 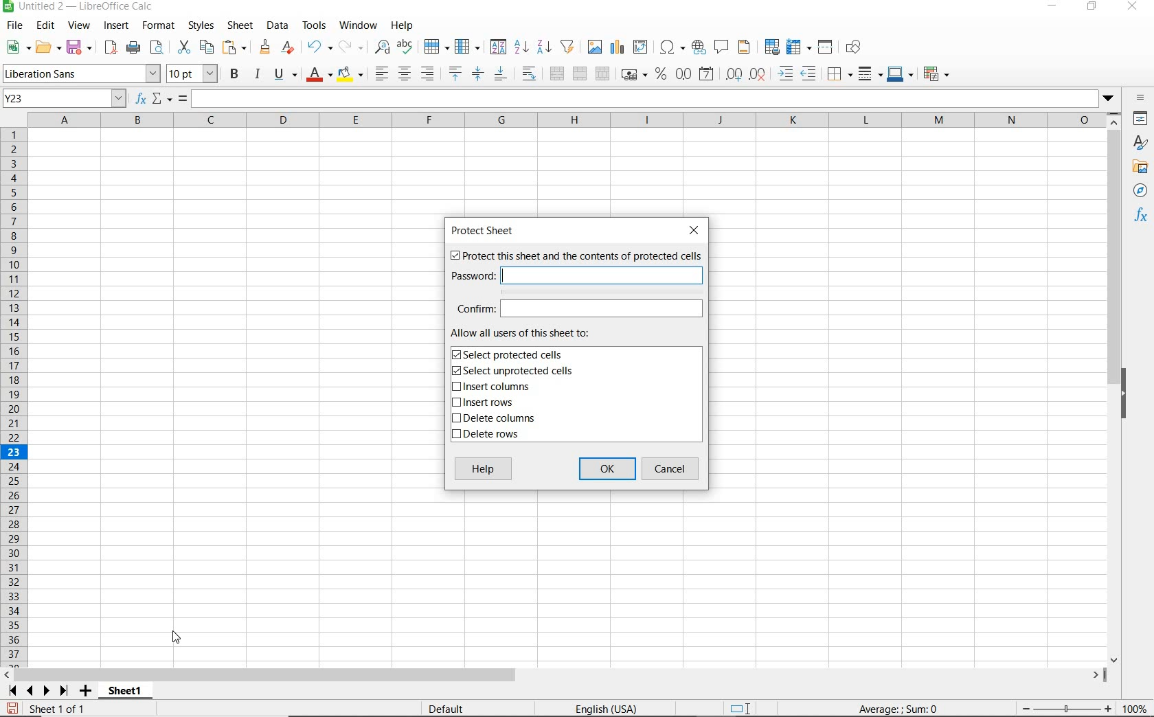 I want to click on REDO, so click(x=350, y=45).